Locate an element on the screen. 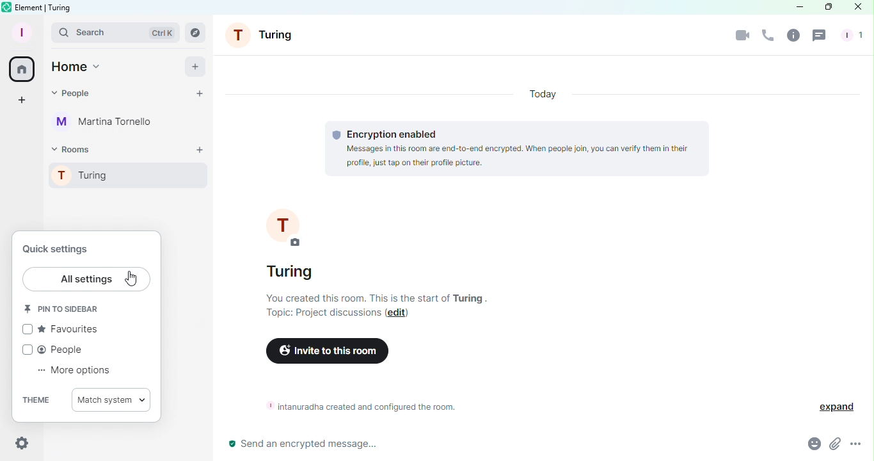 Image resolution: width=874 pixels, height=461 pixels. Theme is located at coordinates (33, 400).